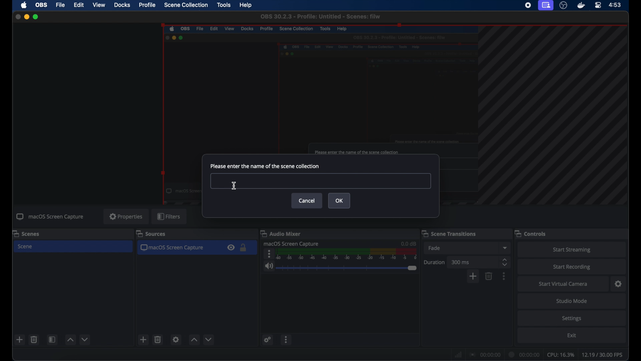 This screenshot has height=361, width=641. I want to click on minimize, so click(27, 17).